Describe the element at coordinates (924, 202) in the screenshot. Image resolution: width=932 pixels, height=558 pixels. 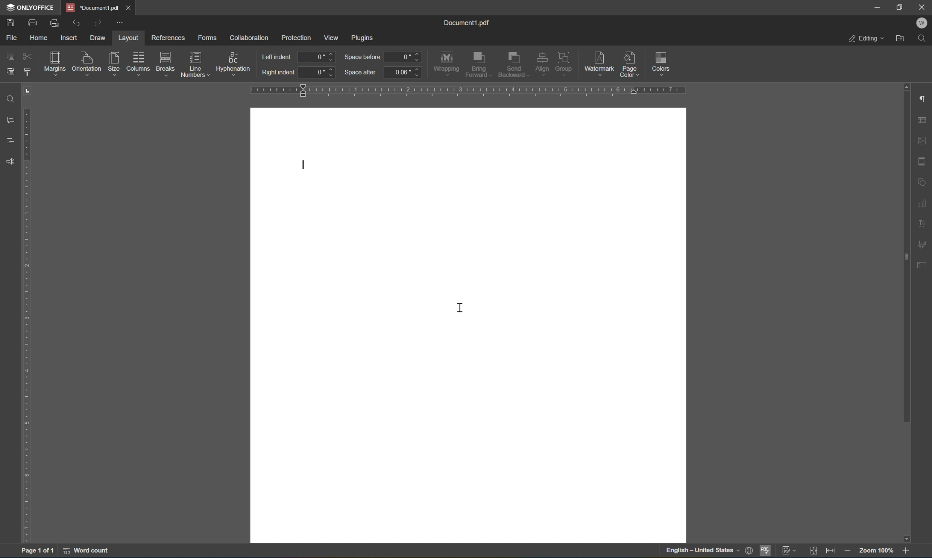
I see `chart settings` at that location.